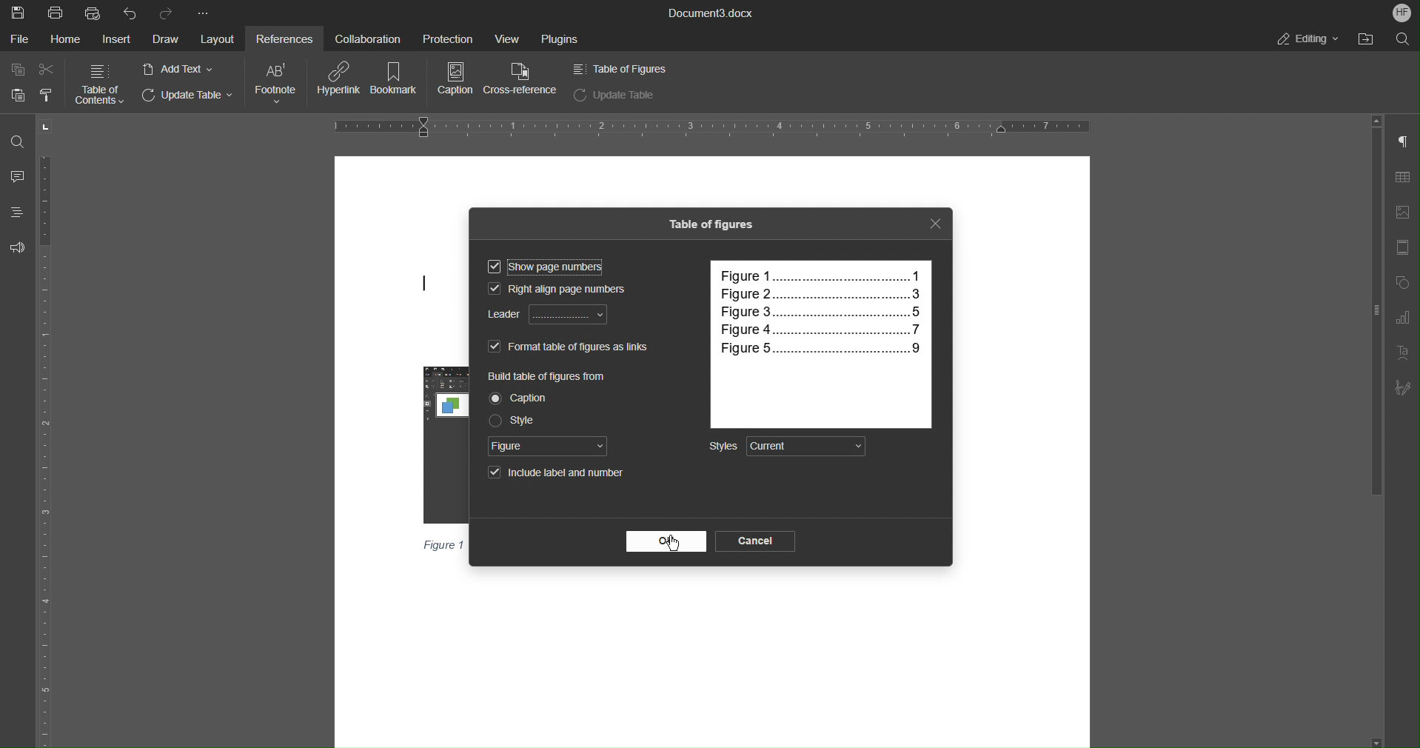 The height and width of the screenshot is (748, 1420). Describe the element at coordinates (100, 84) in the screenshot. I see `Table of Contents` at that location.